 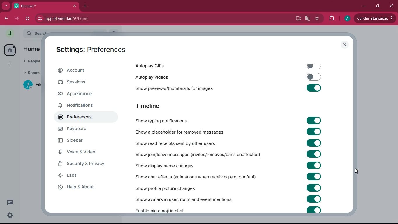 What do you see at coordinates (79, 84) in the screenshot?
I see `sessions` at bounding box center [79, 84].